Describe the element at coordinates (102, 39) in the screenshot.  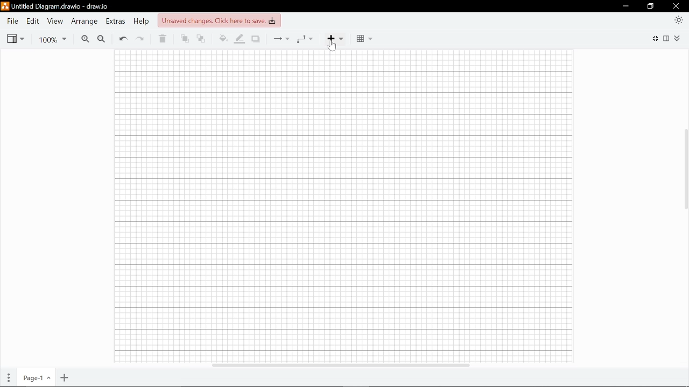
I see `Zoom out` at that location.